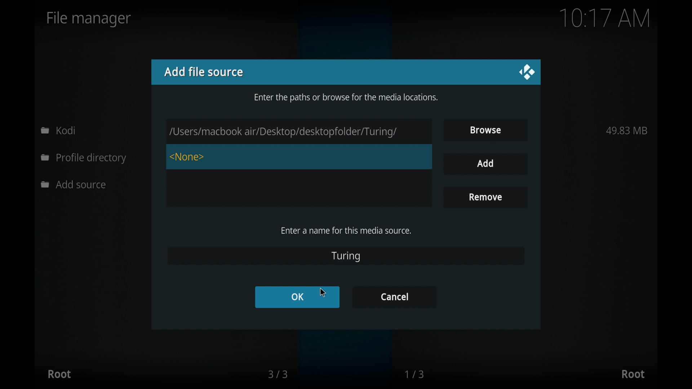 This screenshot has height=389, width=692. What do you see at coordinates (633, 374) in the screenshot?
I see `root` at bounding box center [633, 374].